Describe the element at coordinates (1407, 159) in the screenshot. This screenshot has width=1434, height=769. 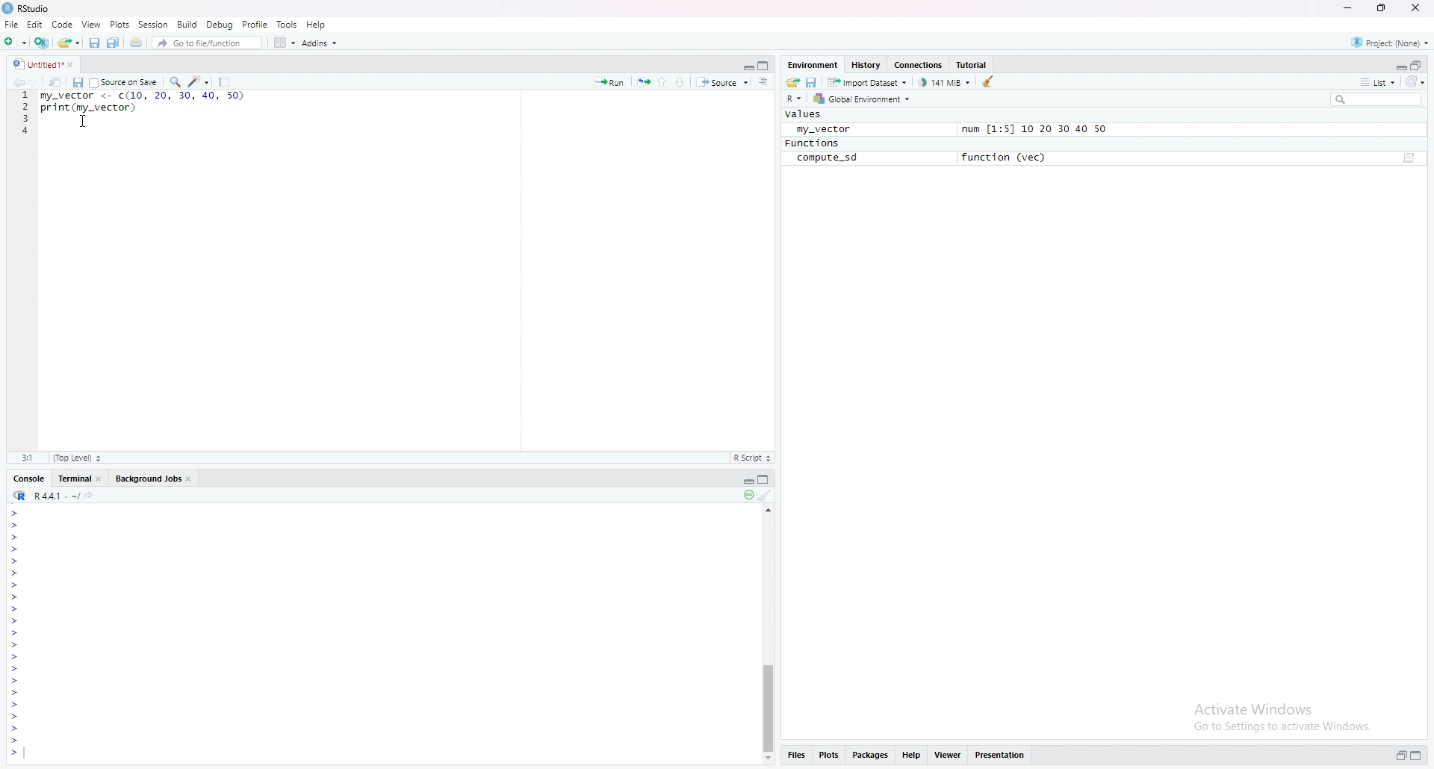
I see `Doc` at that location.